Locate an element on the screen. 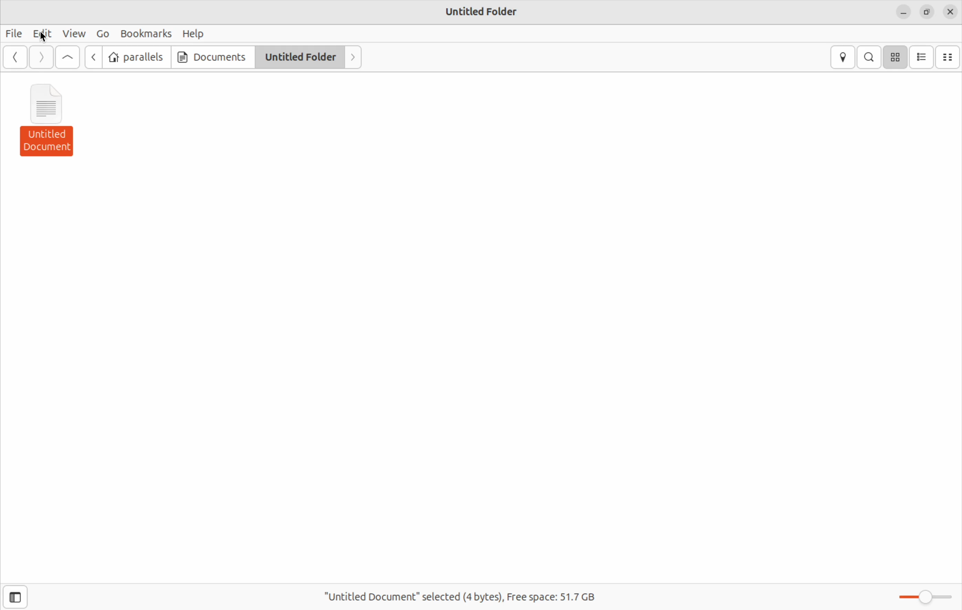 This screenshot has height=610, width=962. Forward is located at coordinates (41, 58).